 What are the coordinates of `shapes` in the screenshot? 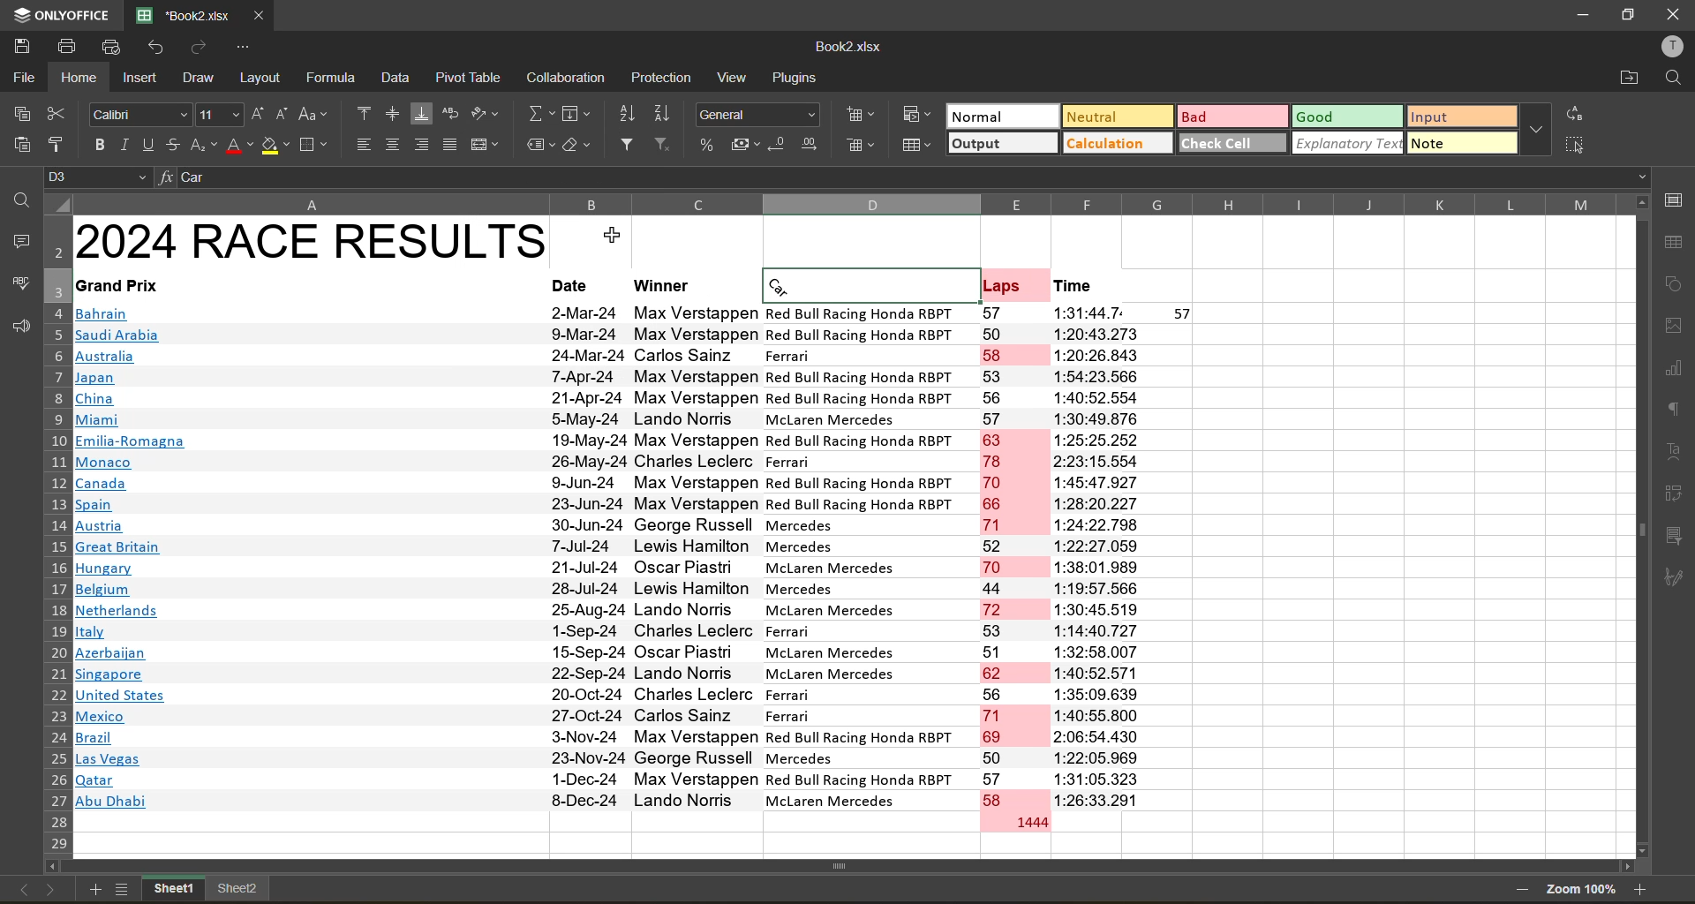 It's located at (1676, 281).